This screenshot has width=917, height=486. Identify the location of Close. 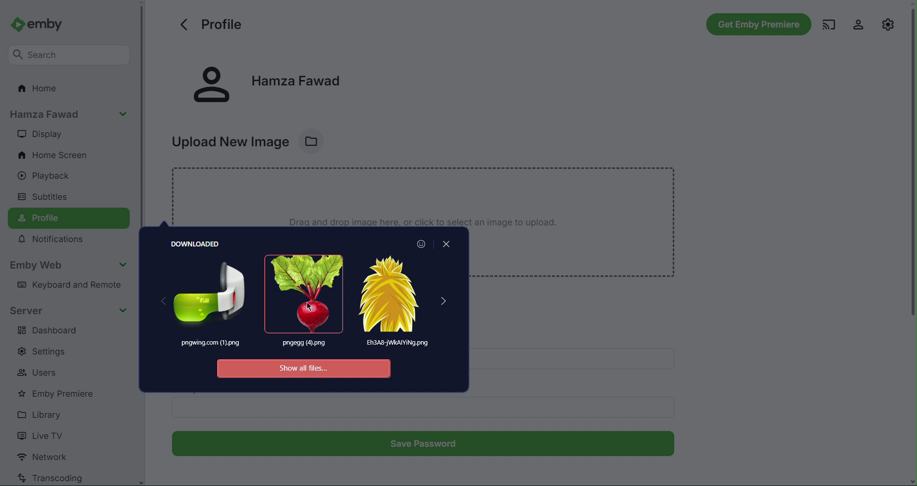
(437, 242).